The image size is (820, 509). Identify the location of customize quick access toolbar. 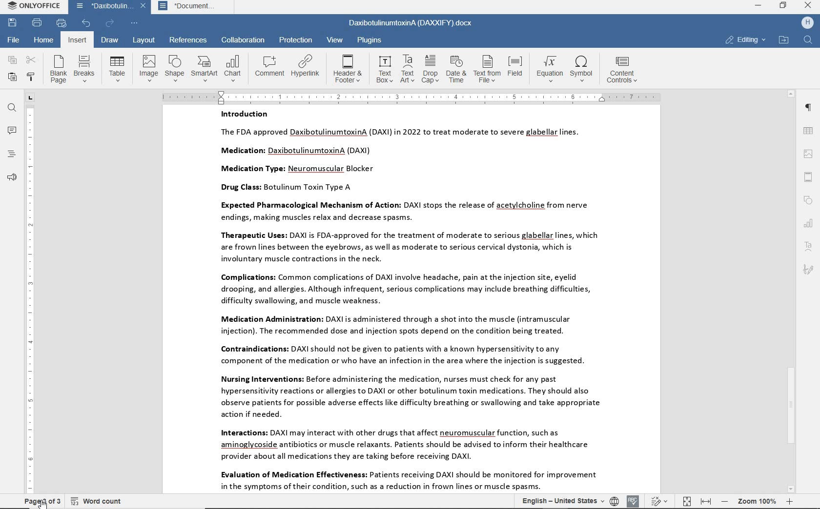
(135, 23).